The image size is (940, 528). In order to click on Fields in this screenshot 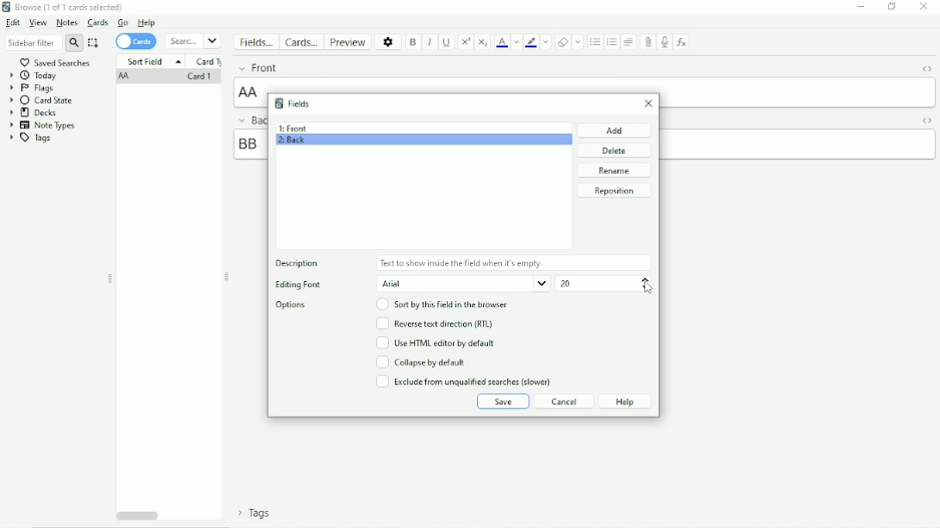, I will do `click(256, 42)`.